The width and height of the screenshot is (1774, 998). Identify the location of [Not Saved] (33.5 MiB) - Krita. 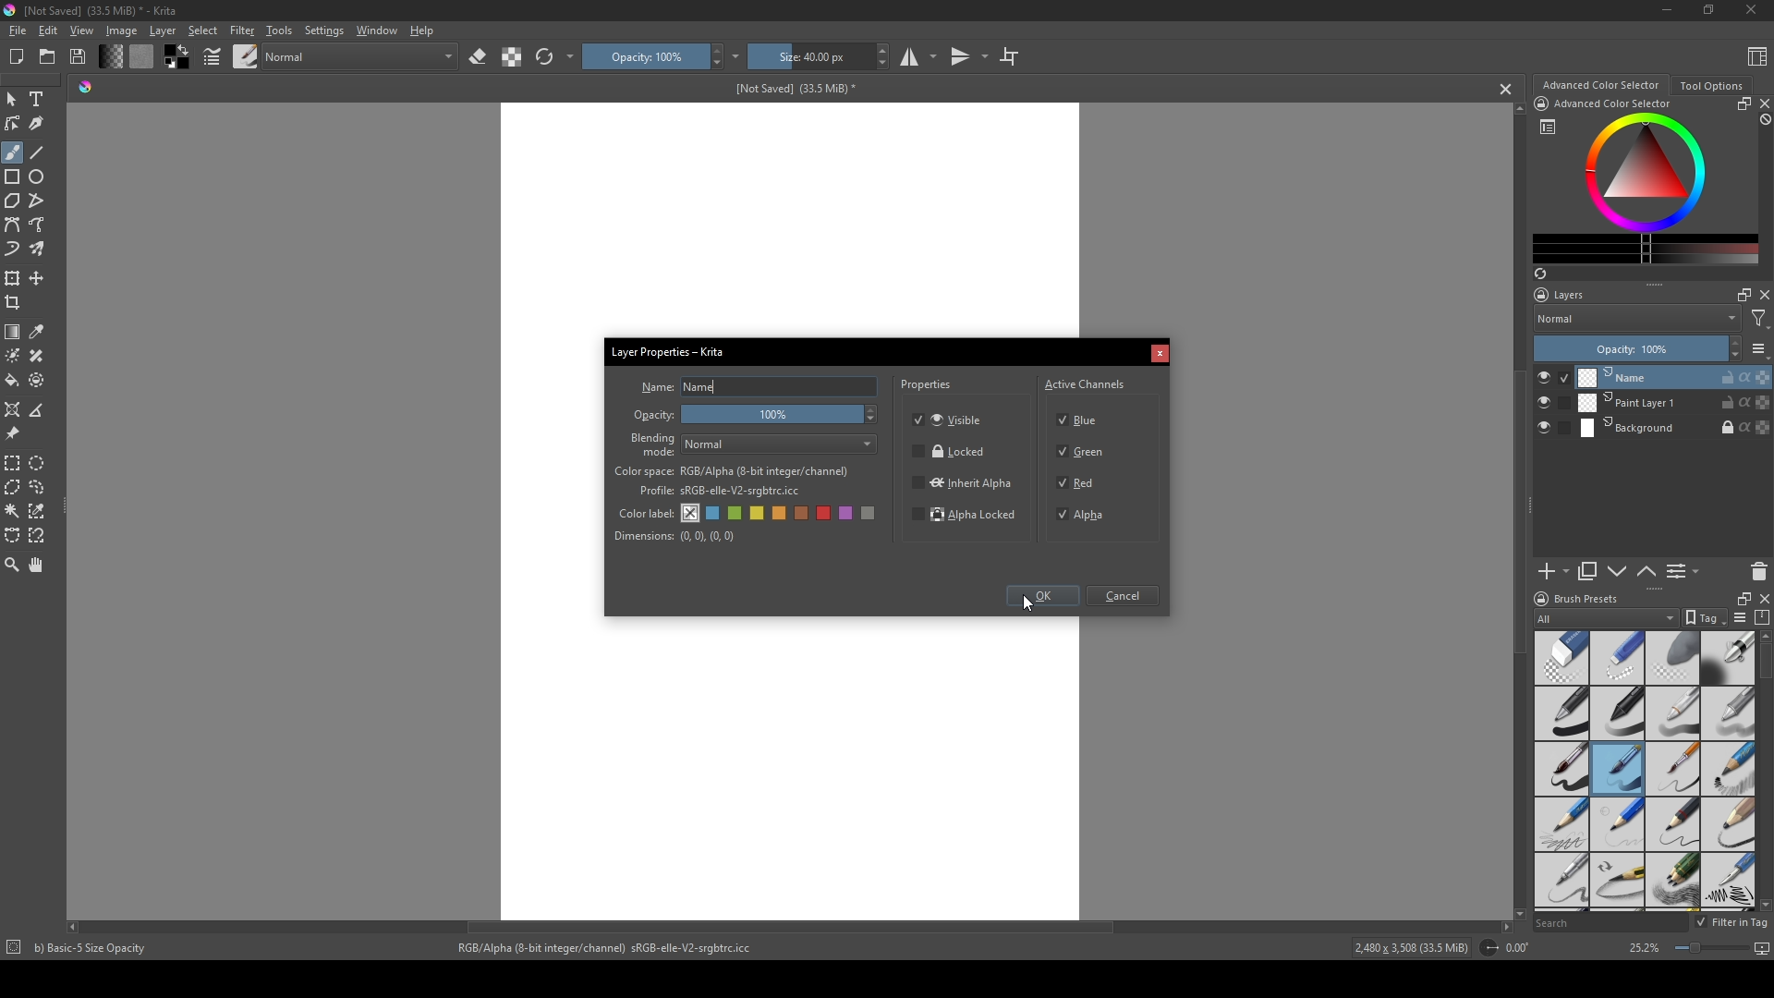
(101, 11).